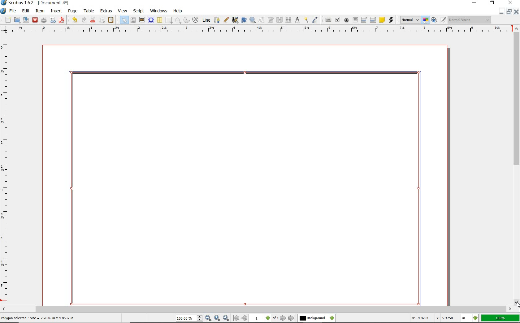 Image resolution: width=520 pixels, height=323 pixels. Describe the element at coordinates (235, 20) in the screenshot. I see `calligraphic line` at that location.